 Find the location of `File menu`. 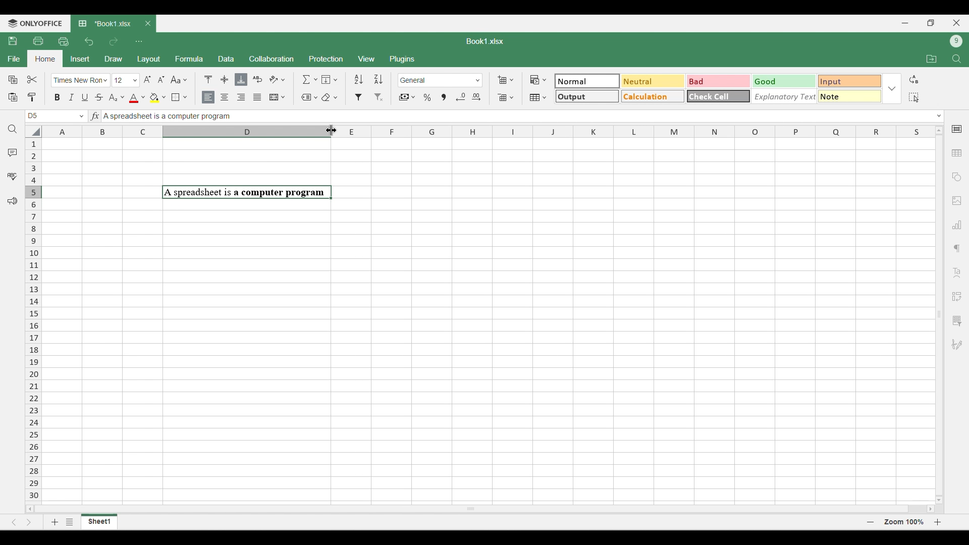

File menu is located at coordinates (14, 59).